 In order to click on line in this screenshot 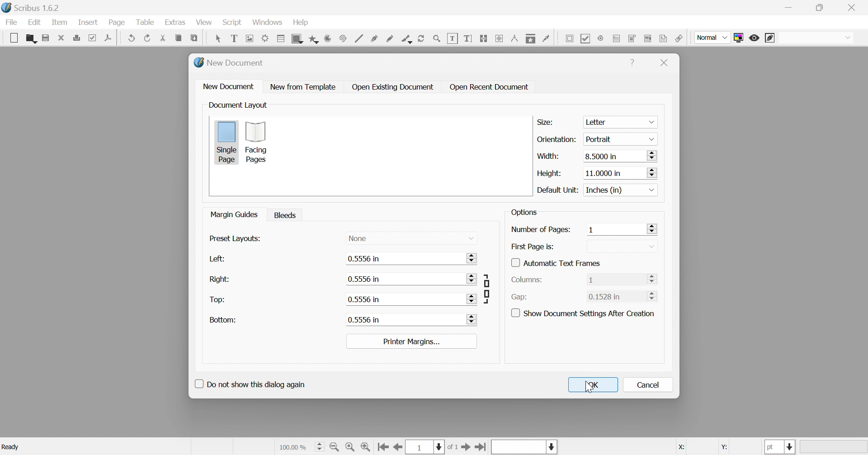, I will do `click(360, 38)`.